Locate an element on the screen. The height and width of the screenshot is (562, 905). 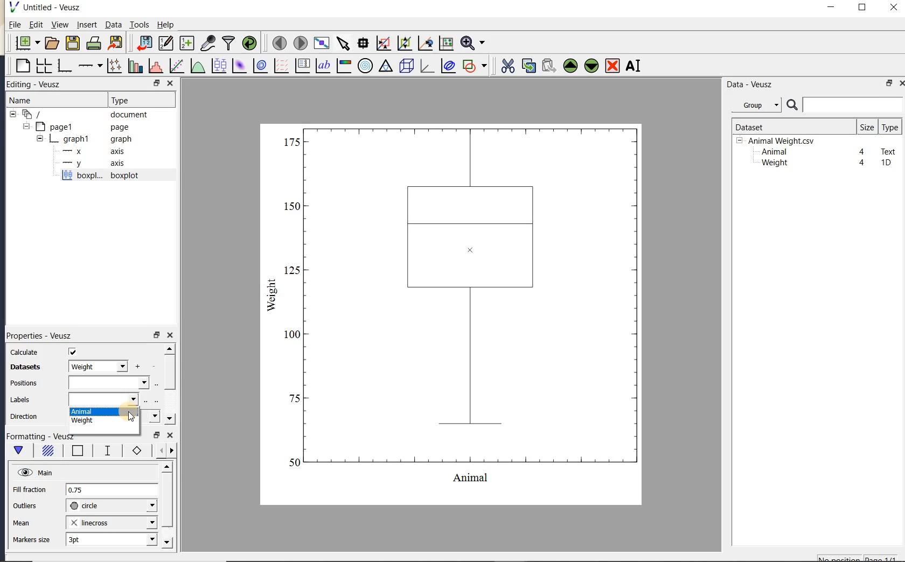
open a document is located at coordinates (51, 43).